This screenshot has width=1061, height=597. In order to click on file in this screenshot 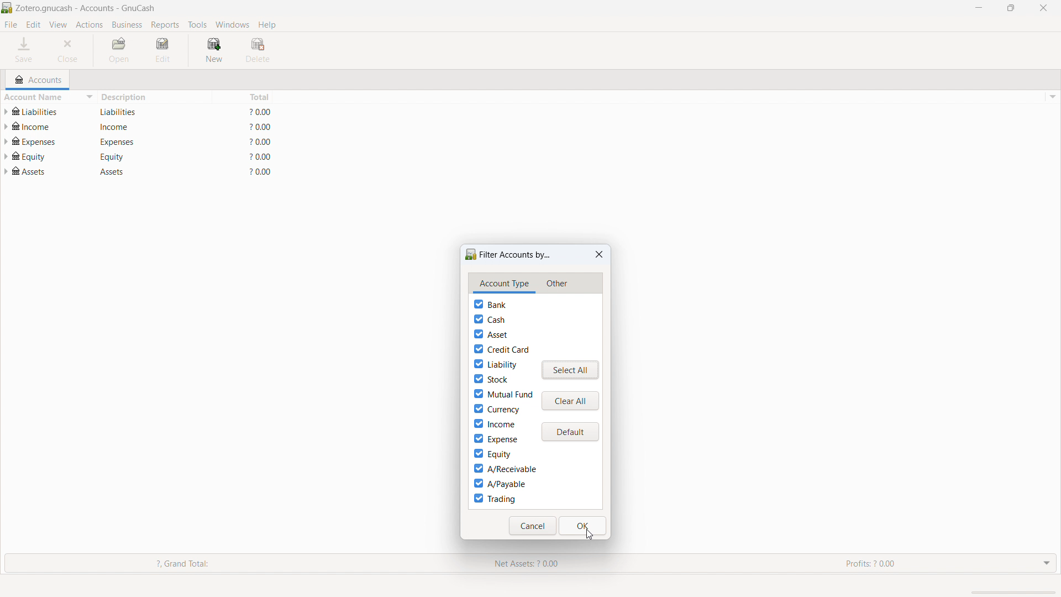, I will do `click(10, 25)`.